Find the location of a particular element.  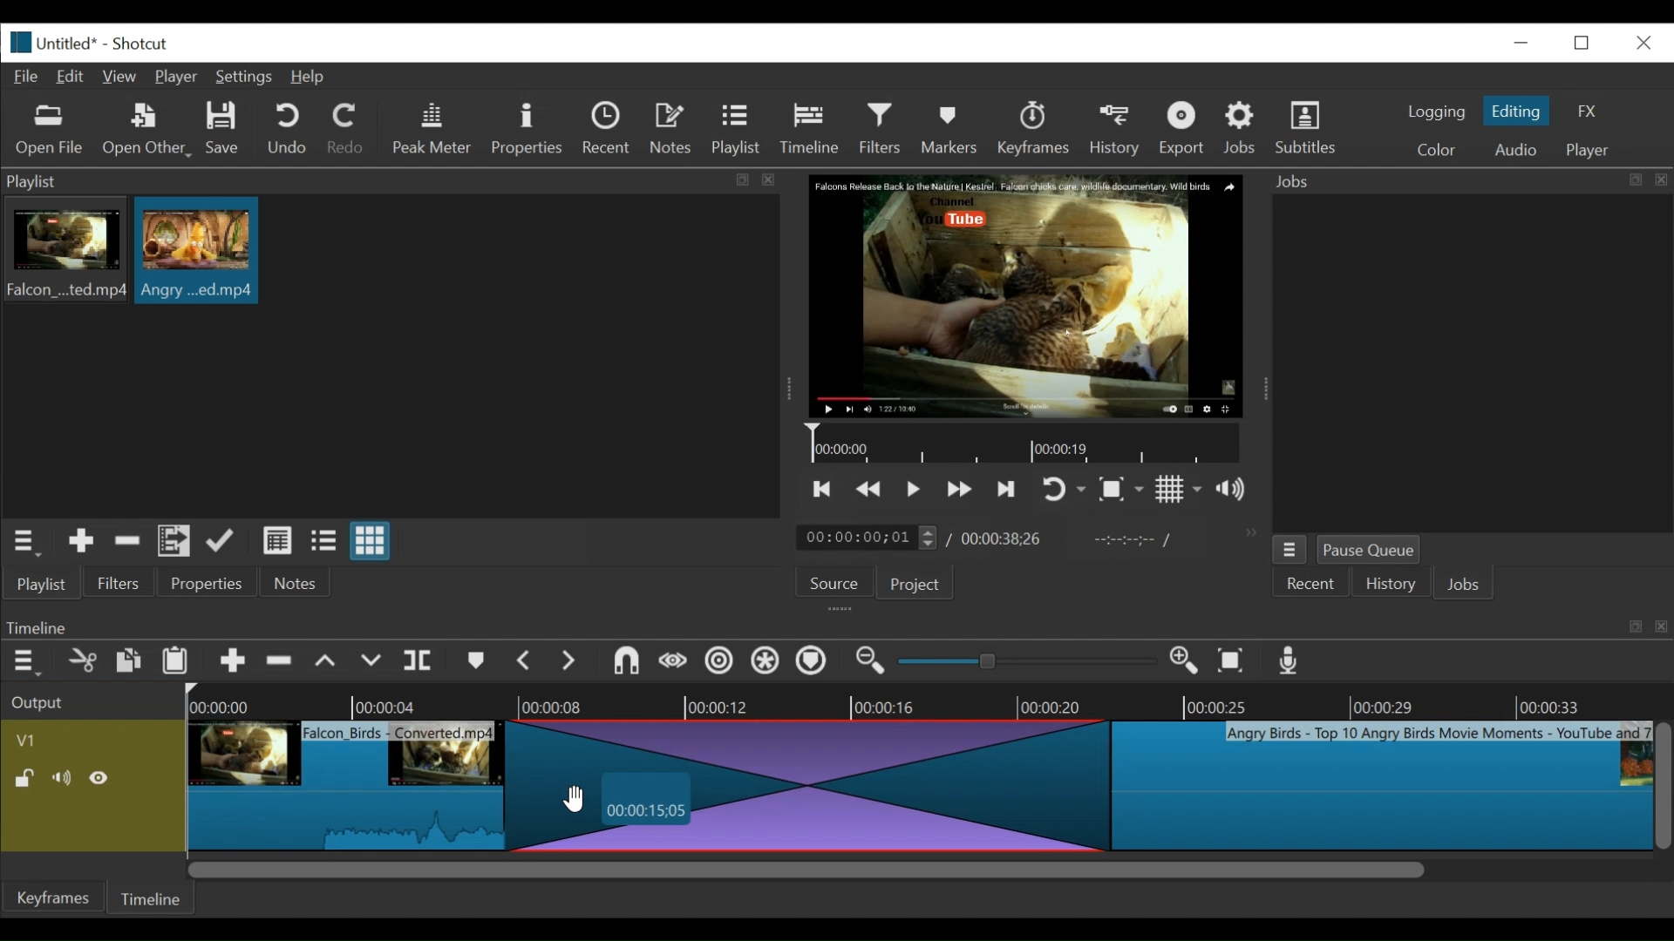

Append is located at coordinates (233, 665).